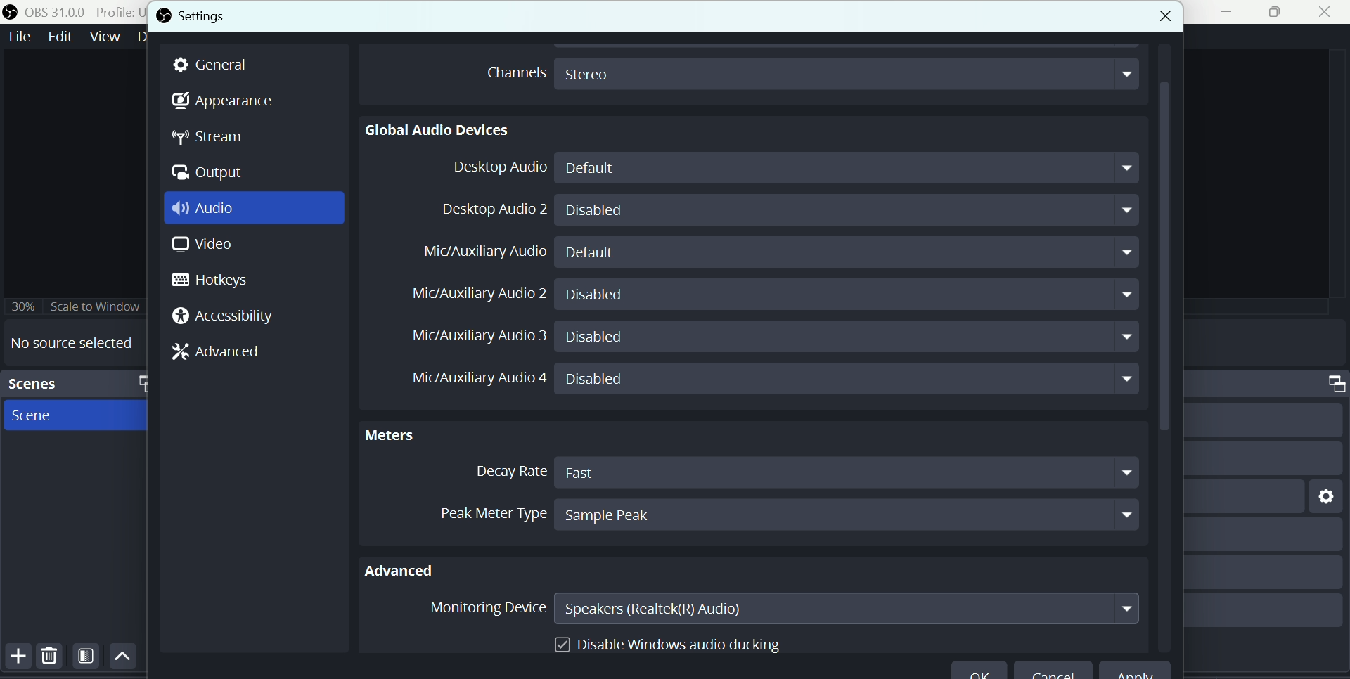 This screenshot has width=1350, height=679. I want to click on Advanced, so click(223, 351).